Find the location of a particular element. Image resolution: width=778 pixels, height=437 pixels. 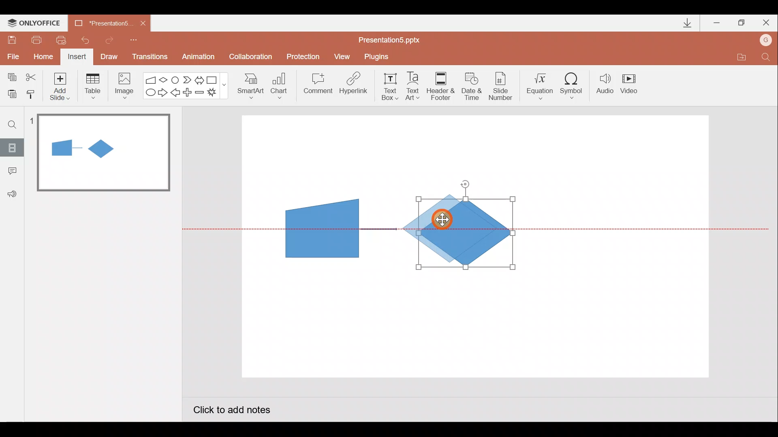

Right arrow is located at coordinates (164, 92).